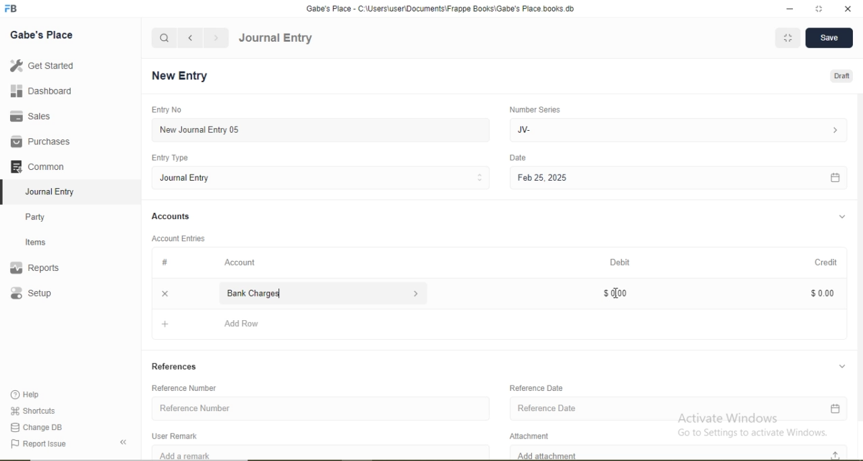 The image size is (863, 461). Describe the element at coordinates (41, 268) in the screenshot. I see `Reports` at that location.